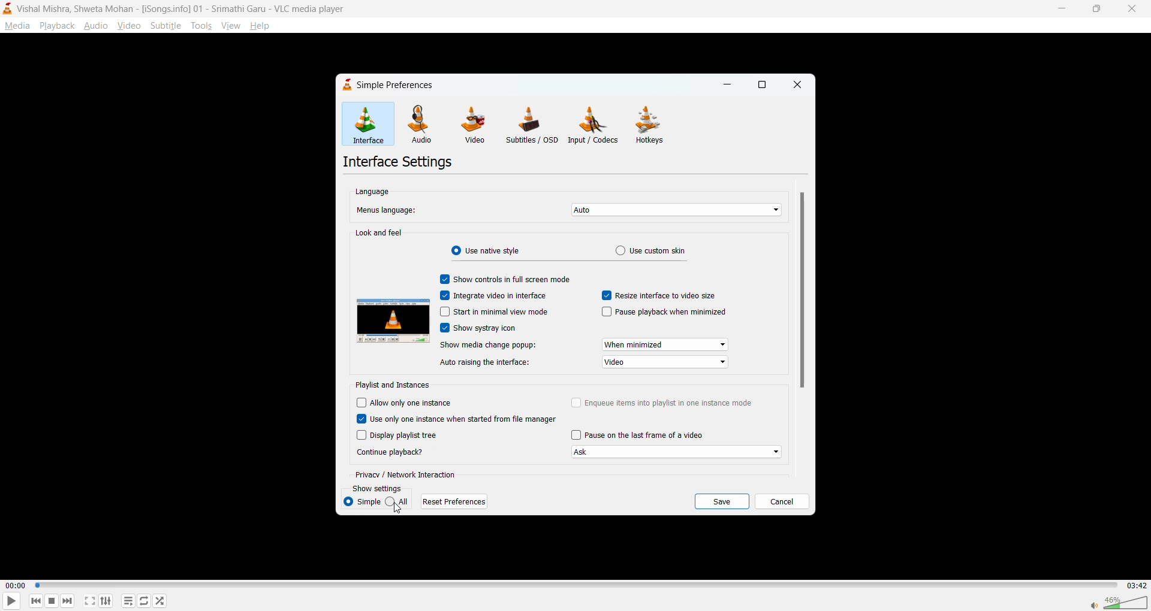  Describe the element at coordinates (7, 602) in the screenshot. I see `play` at that location.